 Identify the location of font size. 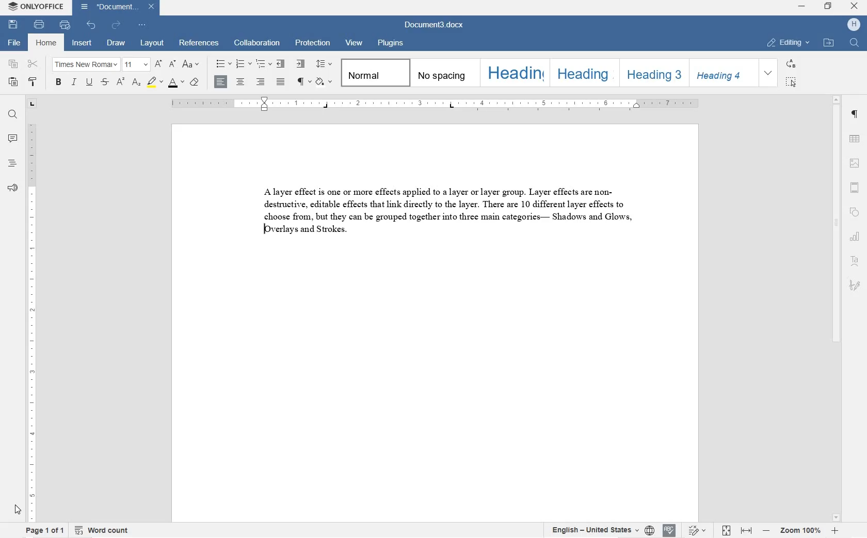
(135, 64).